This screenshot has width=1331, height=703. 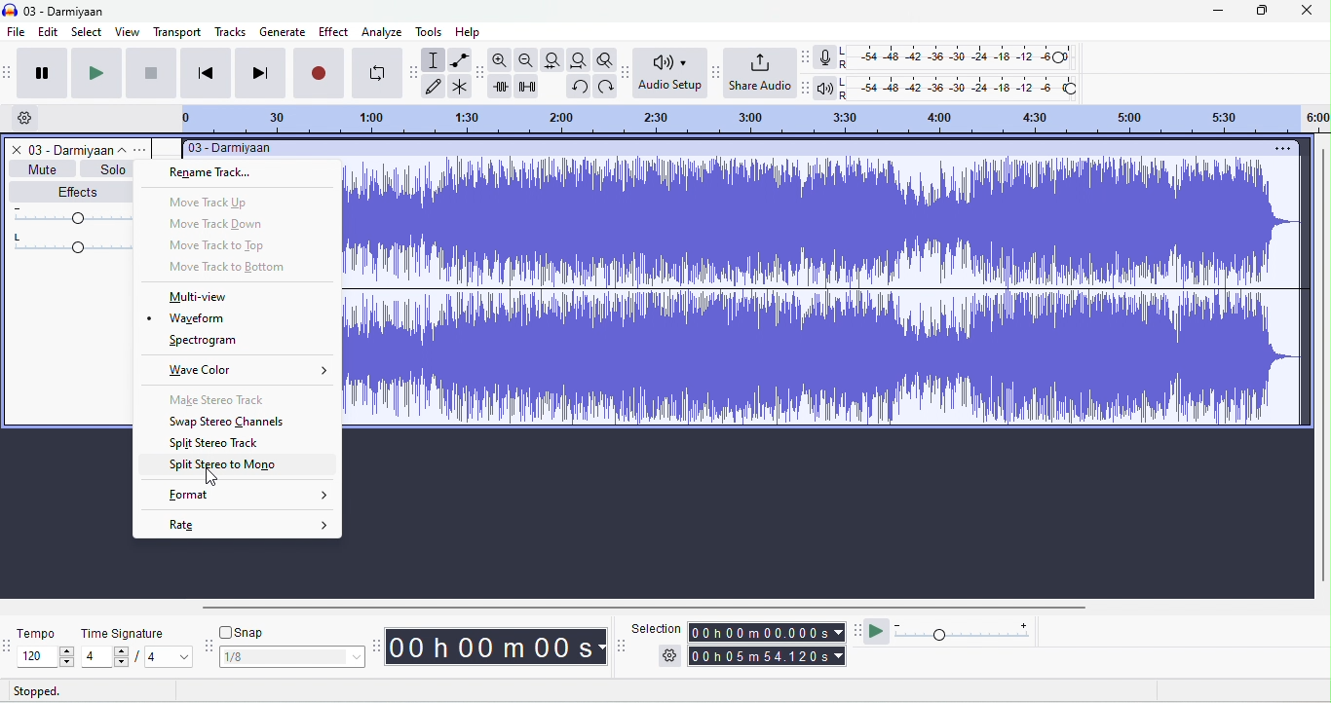 What do you see at coordinates (88, 31) in the screenshot?
I see `select` at bounding box center [88, 31].